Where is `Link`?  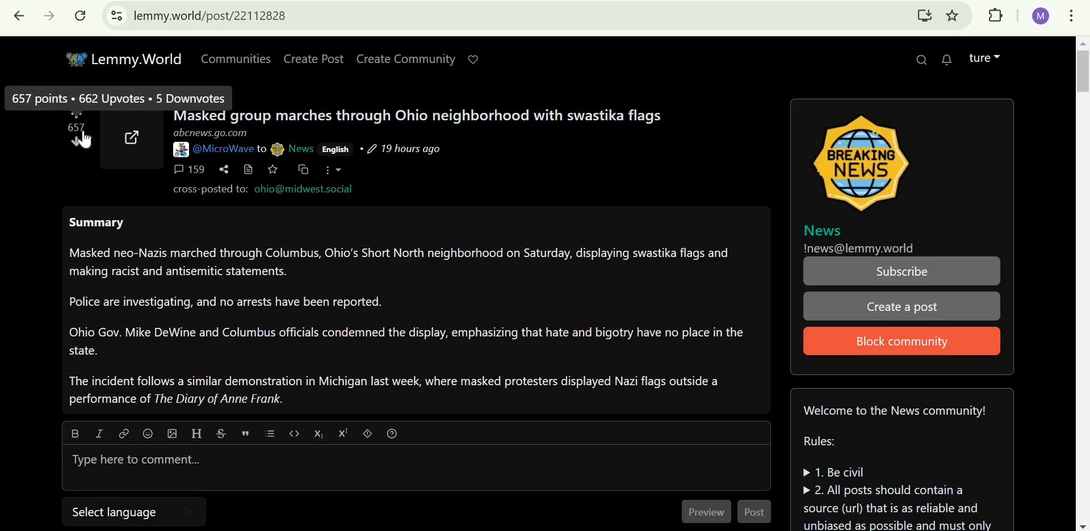 Link is located at coordinates (124, 433).